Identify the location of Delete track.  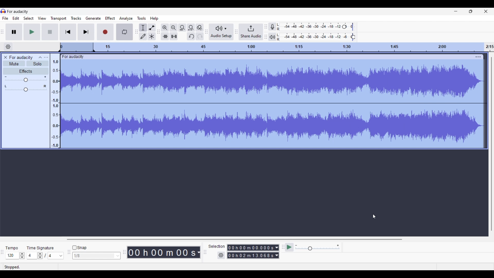
(6, 57).